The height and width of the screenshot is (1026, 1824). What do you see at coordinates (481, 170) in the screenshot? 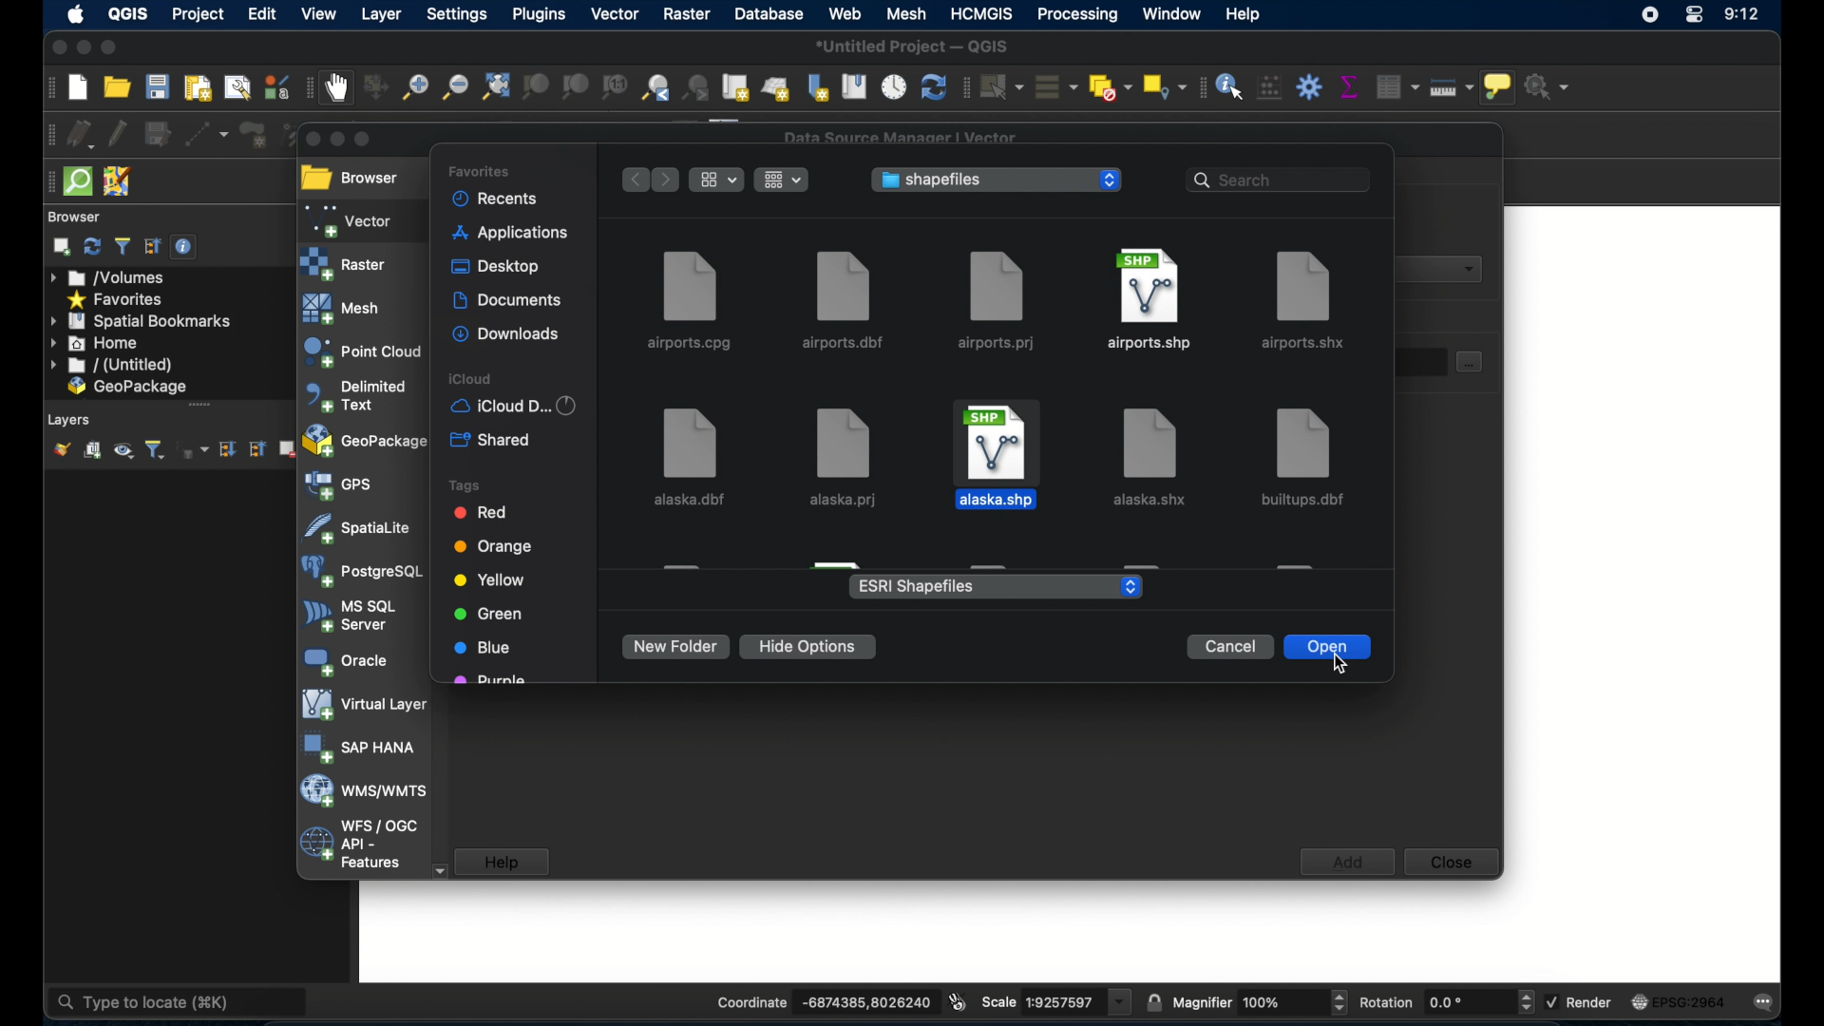
I see `favorites` at bounding box center [481, 170].